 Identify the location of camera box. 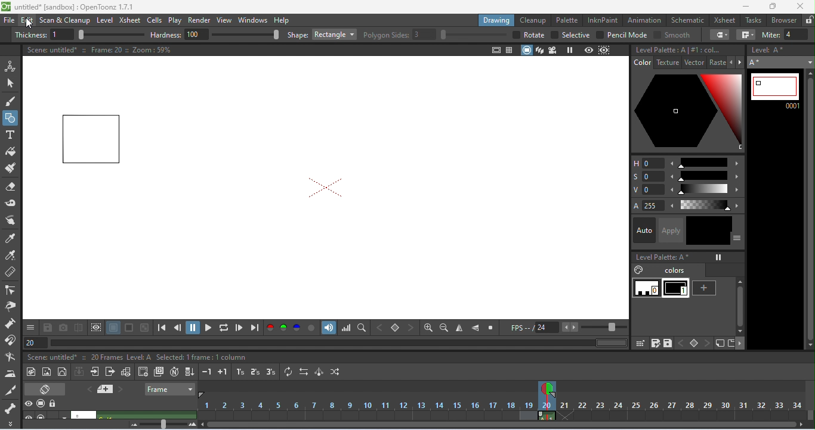
(326, 188).